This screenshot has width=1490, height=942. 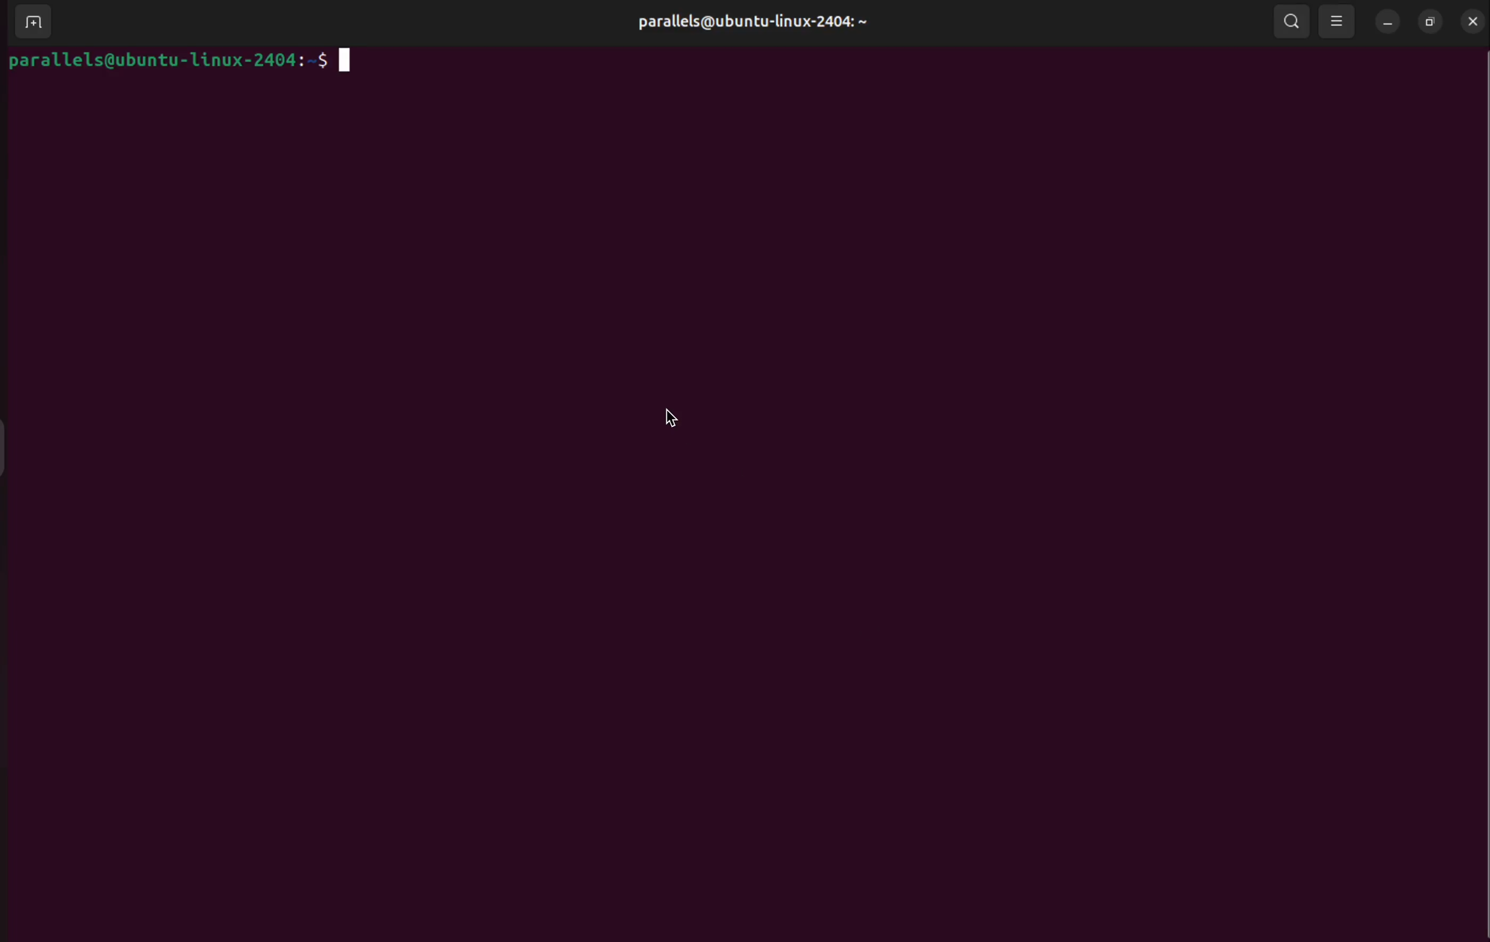 I want to click on Scrollbar, so click(x=1481, y=471).